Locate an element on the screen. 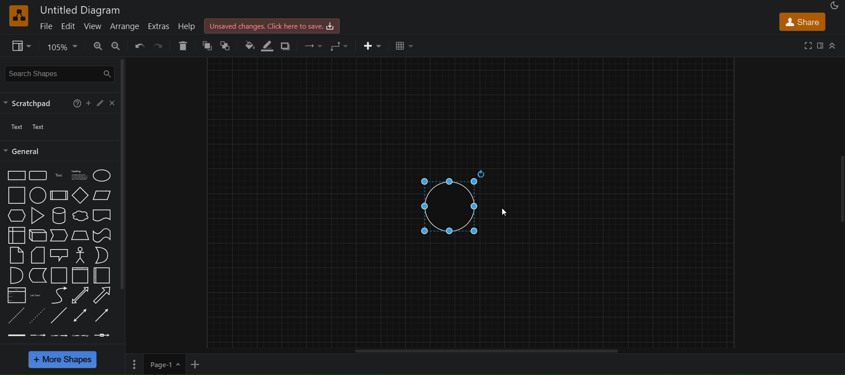 Image resolution: width=845 pixels, height=375 pixels. help is located at coordinates (77, 104).